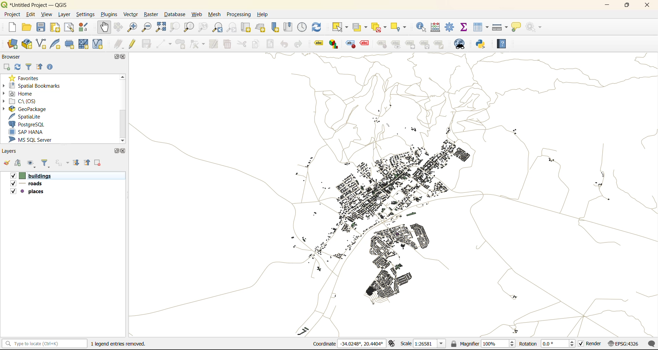 The height and width of the screenshot is (350, 658). I want to click on temporary scratch layer, so click(70, 44).